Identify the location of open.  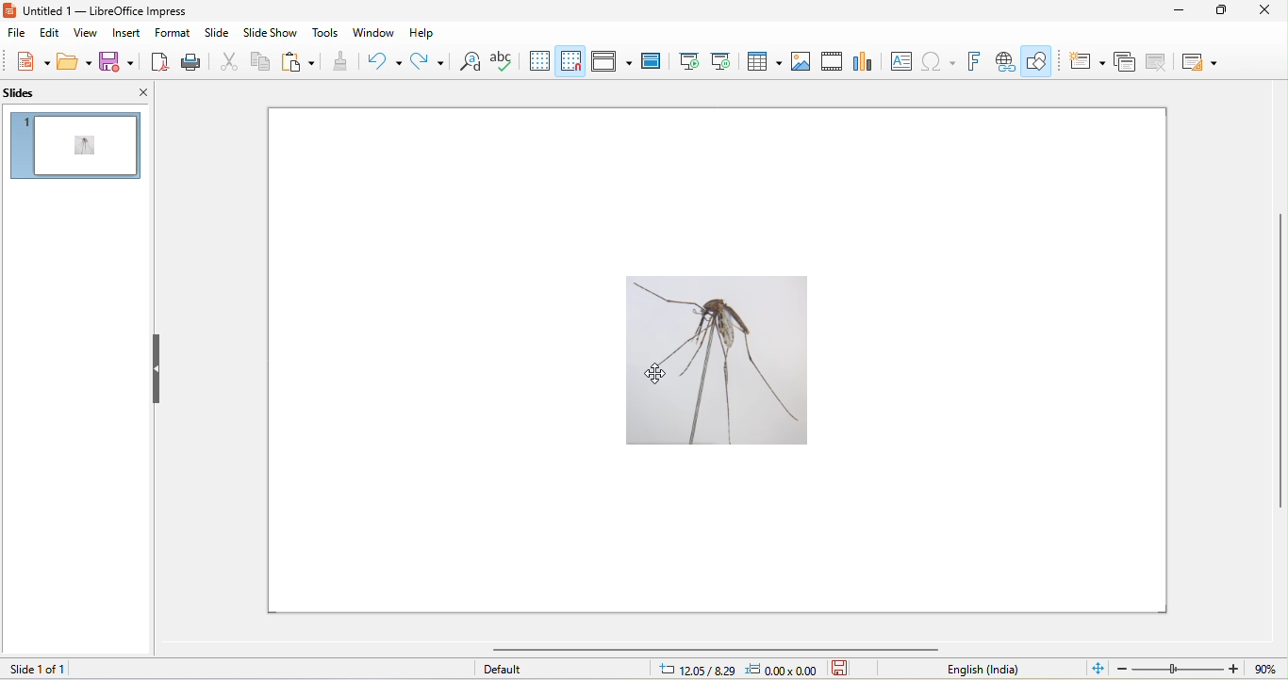
(74, 61).